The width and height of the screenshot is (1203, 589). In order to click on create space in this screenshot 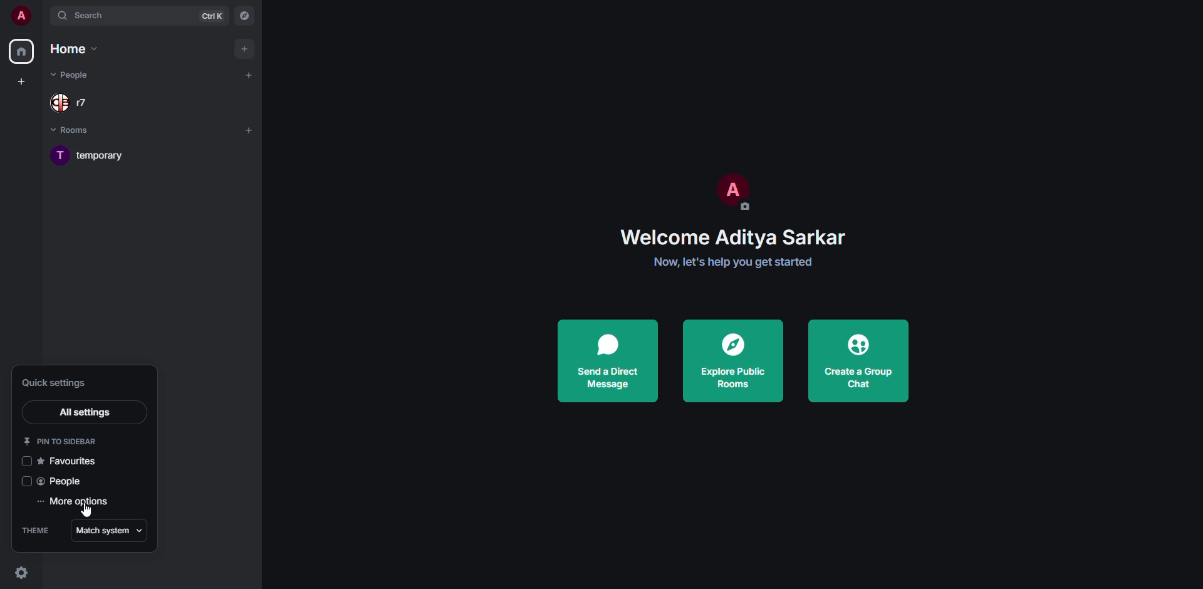, I will do `click(23, 81)`.